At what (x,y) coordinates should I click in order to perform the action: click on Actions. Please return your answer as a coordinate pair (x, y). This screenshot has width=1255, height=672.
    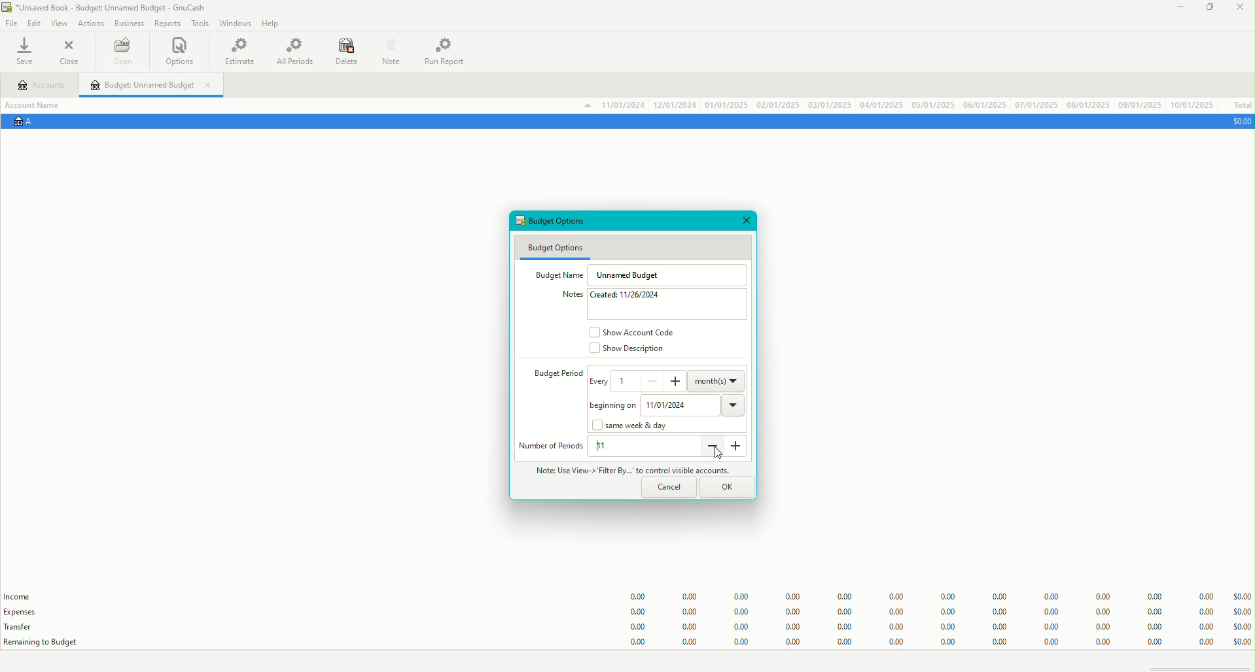
    Looking at the image, I should click on (90, 23).